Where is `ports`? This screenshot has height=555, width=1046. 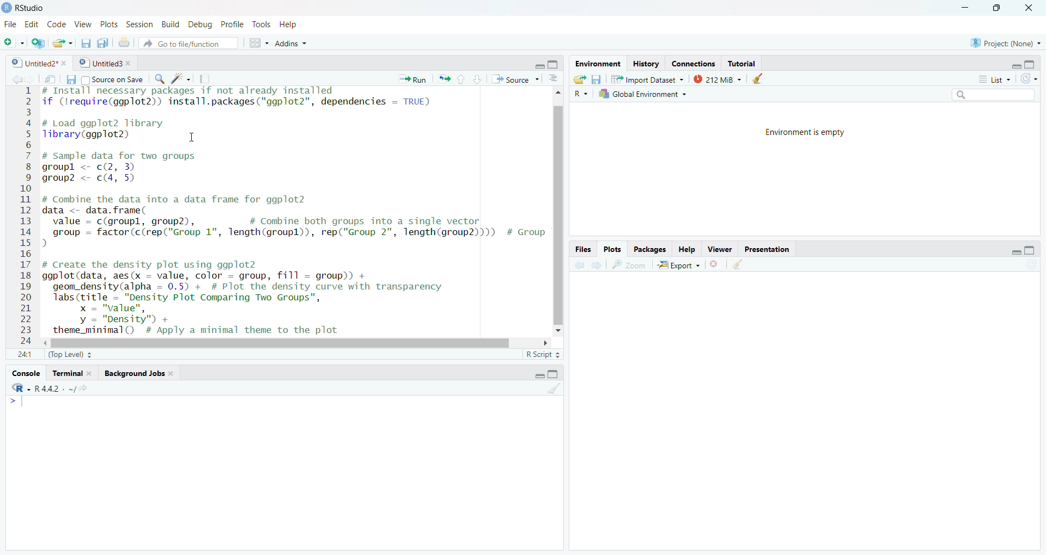 ports is located at coordinates (110, 24).